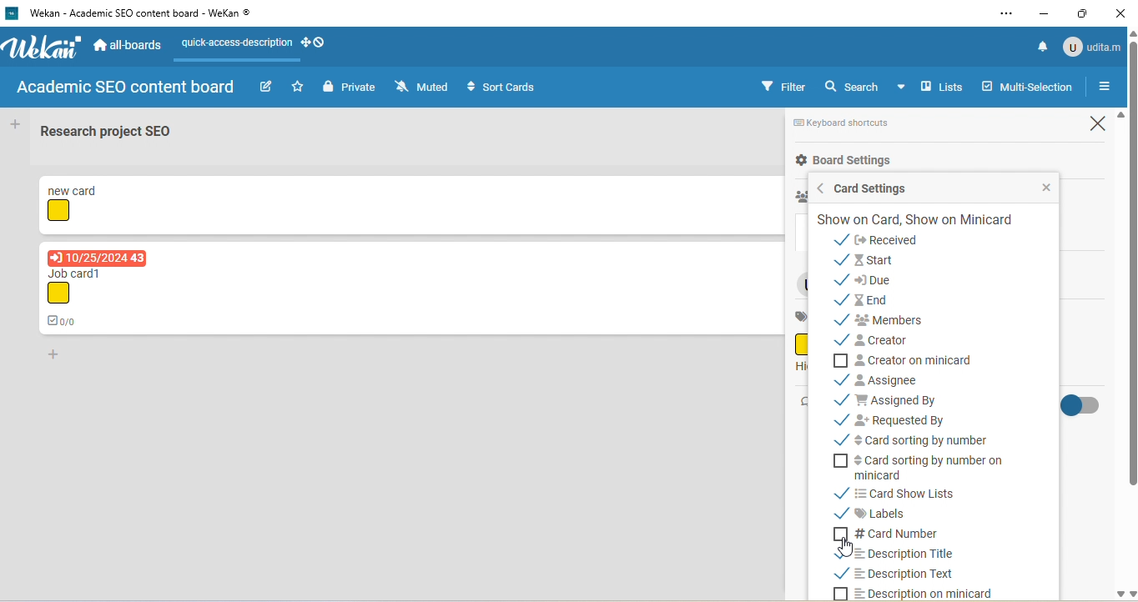 This screenshot has width=1138, height=602. I want to click on card settings, so click(878, 188).